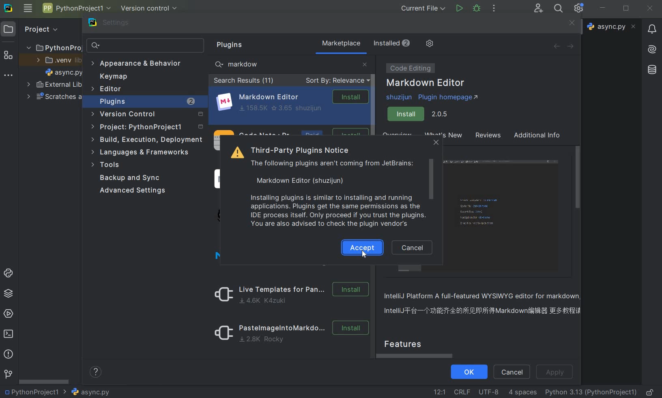 The width and height of the screenshot is (662, 398). Describe the element at coordinates (423, 8) in the screenshot. I see `current file` at that location.